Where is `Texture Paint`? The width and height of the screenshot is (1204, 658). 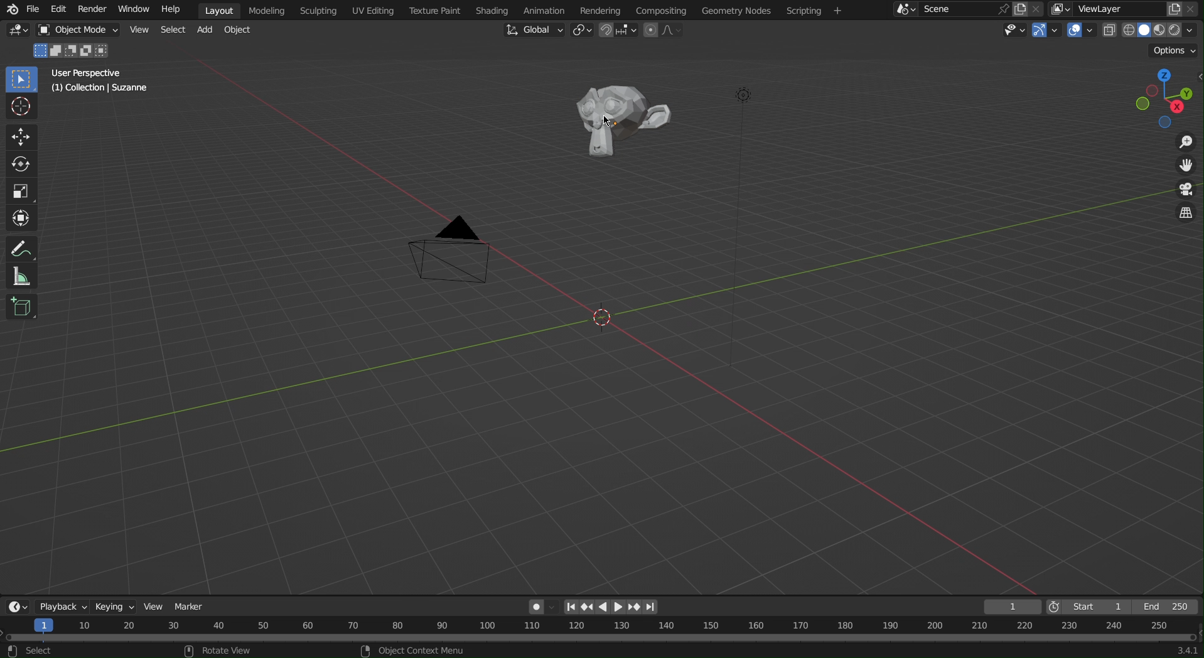
Texture Paint is located at coordinates (436, 11).